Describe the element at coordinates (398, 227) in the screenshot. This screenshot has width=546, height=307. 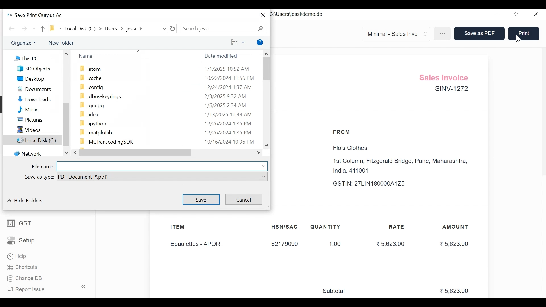
I see `RATE` at that location.